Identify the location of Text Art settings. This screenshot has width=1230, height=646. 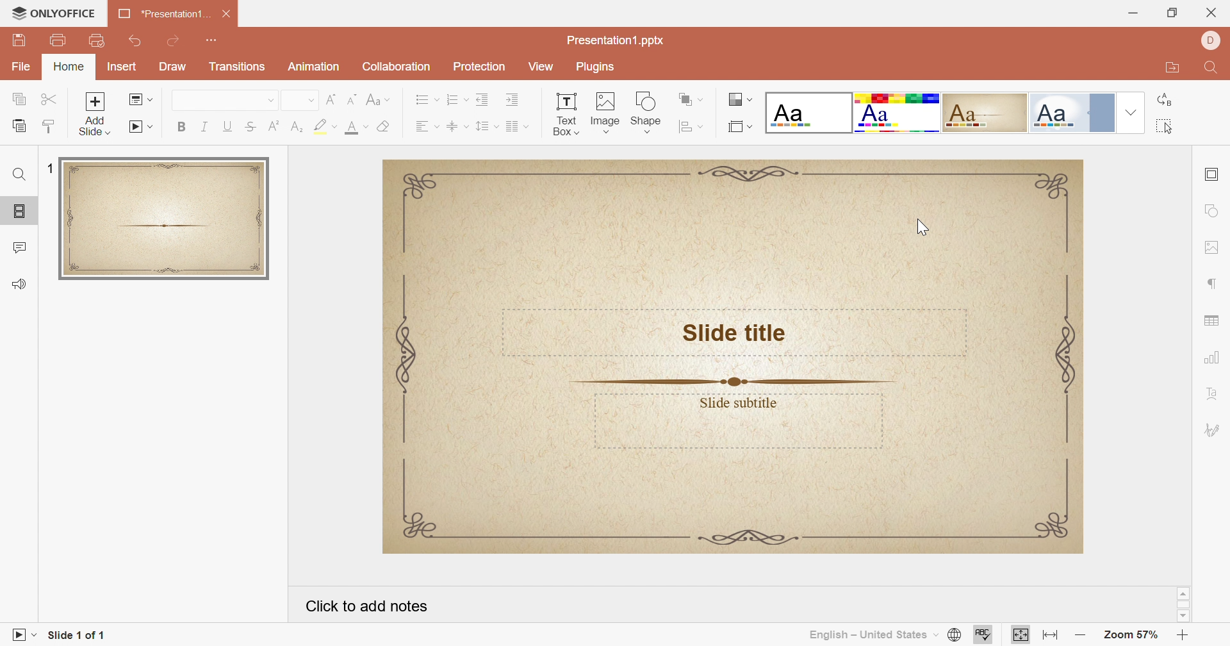
(1216, 392).